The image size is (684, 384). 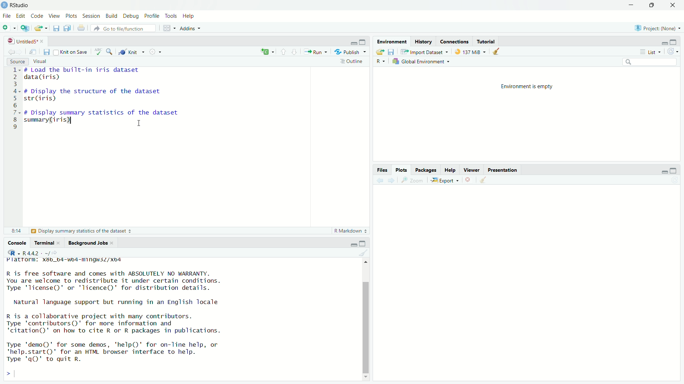 What do you see at coordinates (673, 5) in the screenshot?
I see `Close` at bounding box center [673, 5].